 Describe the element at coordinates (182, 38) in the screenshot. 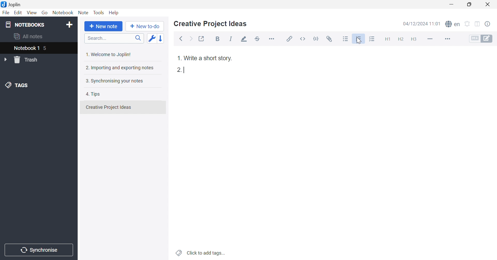

I see `Back` at that location.